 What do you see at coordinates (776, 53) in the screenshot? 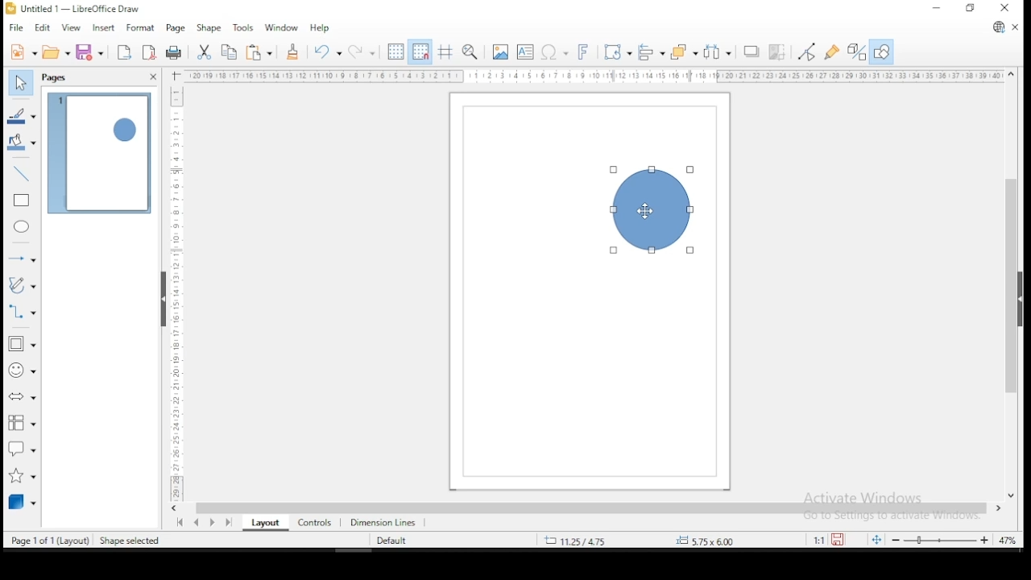
I see `crop` at bounding box center [776, 53].